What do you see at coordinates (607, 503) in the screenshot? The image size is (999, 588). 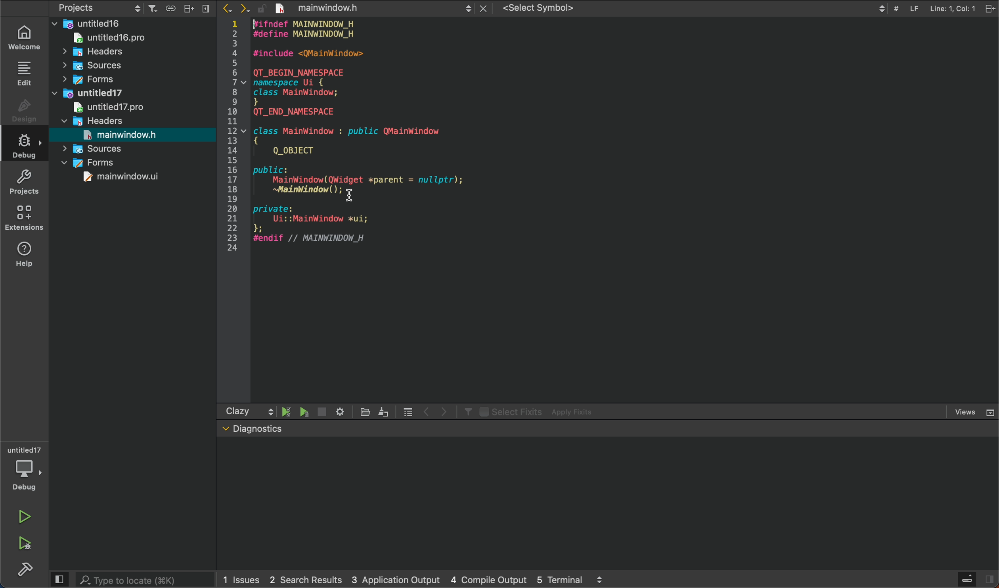 I see `terminal` at bounding box center [607, 503].